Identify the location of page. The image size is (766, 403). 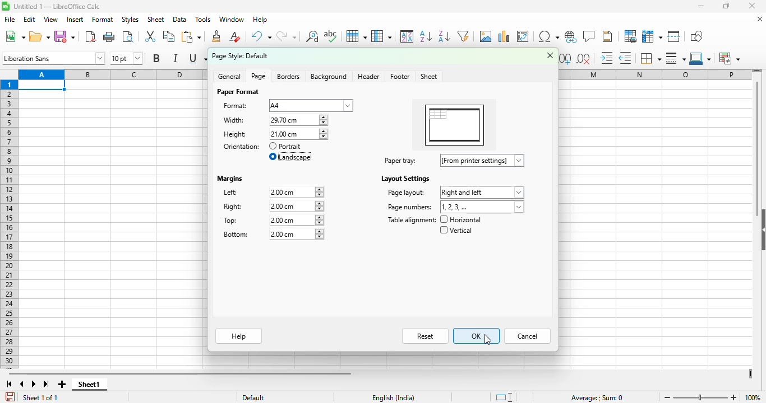
(259, 76).